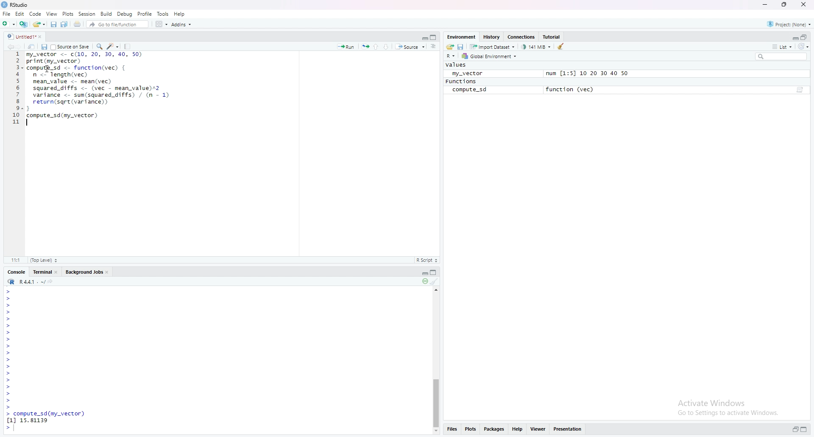  What do you see at coordinates (8, 23) in the screenshot?
I see `New Project` at bounding box center [8, 23].